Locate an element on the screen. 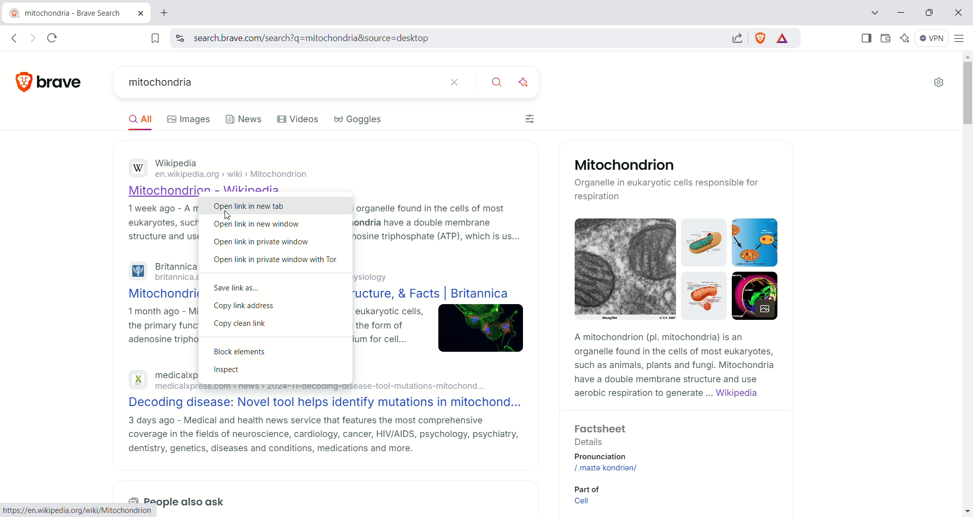 The image size is (973, 517). videos is located at coordinates (299, 120).